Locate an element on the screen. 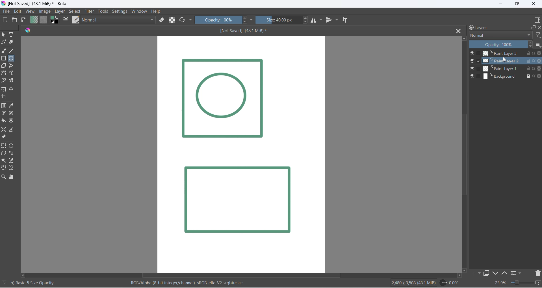 Image resolution: width=542 pixels, height=288 pixels. Preserver Alpha is located at coordinates (537, 68).